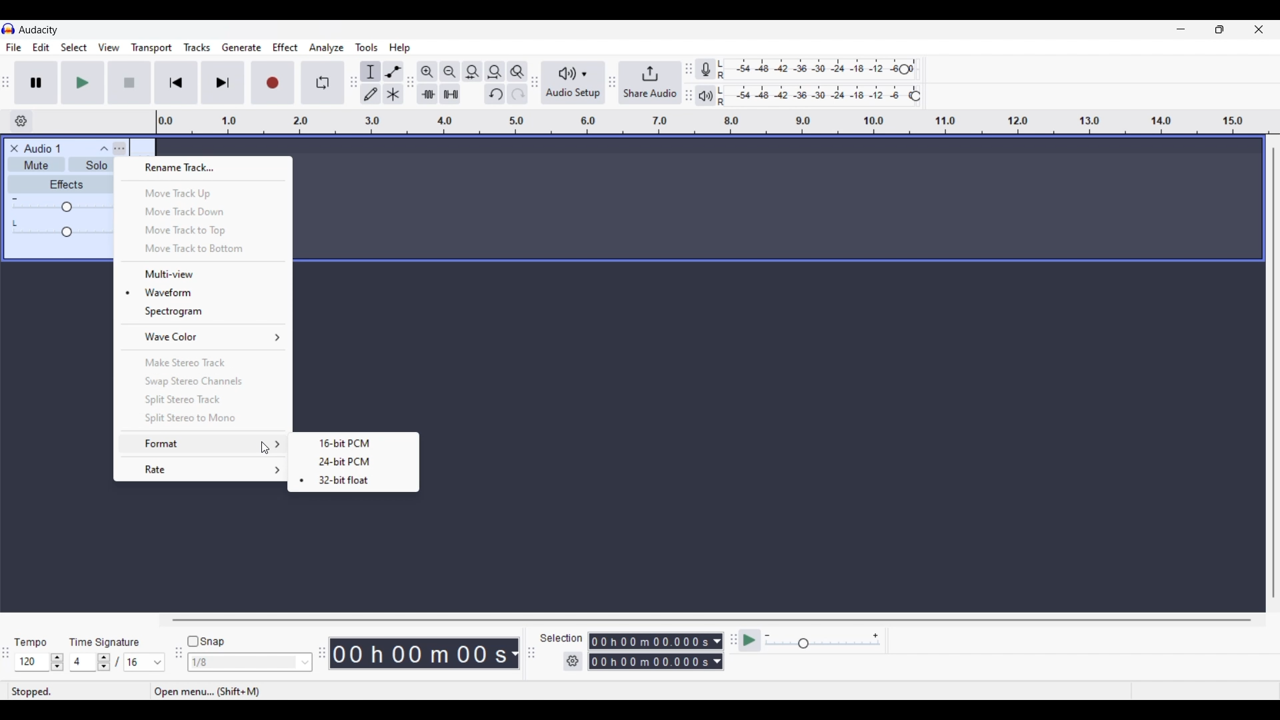 This screenshot has width=1280, height=720. I want to click on Effect menu, so click(286, 47).